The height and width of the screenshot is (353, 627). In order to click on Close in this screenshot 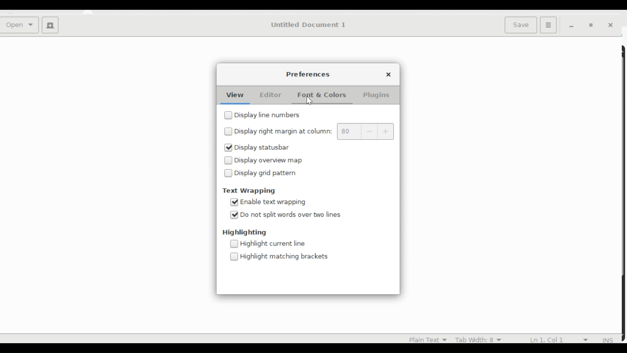, I will do `click(612, 26)`.